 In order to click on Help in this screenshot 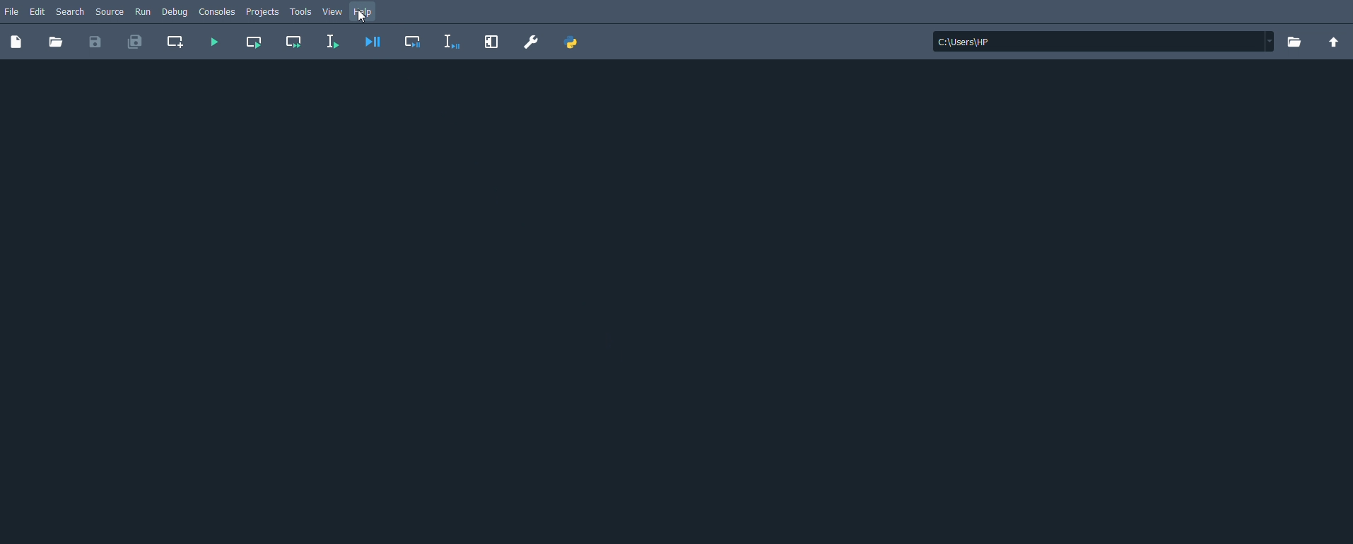, I will do `click(364, 11)`.